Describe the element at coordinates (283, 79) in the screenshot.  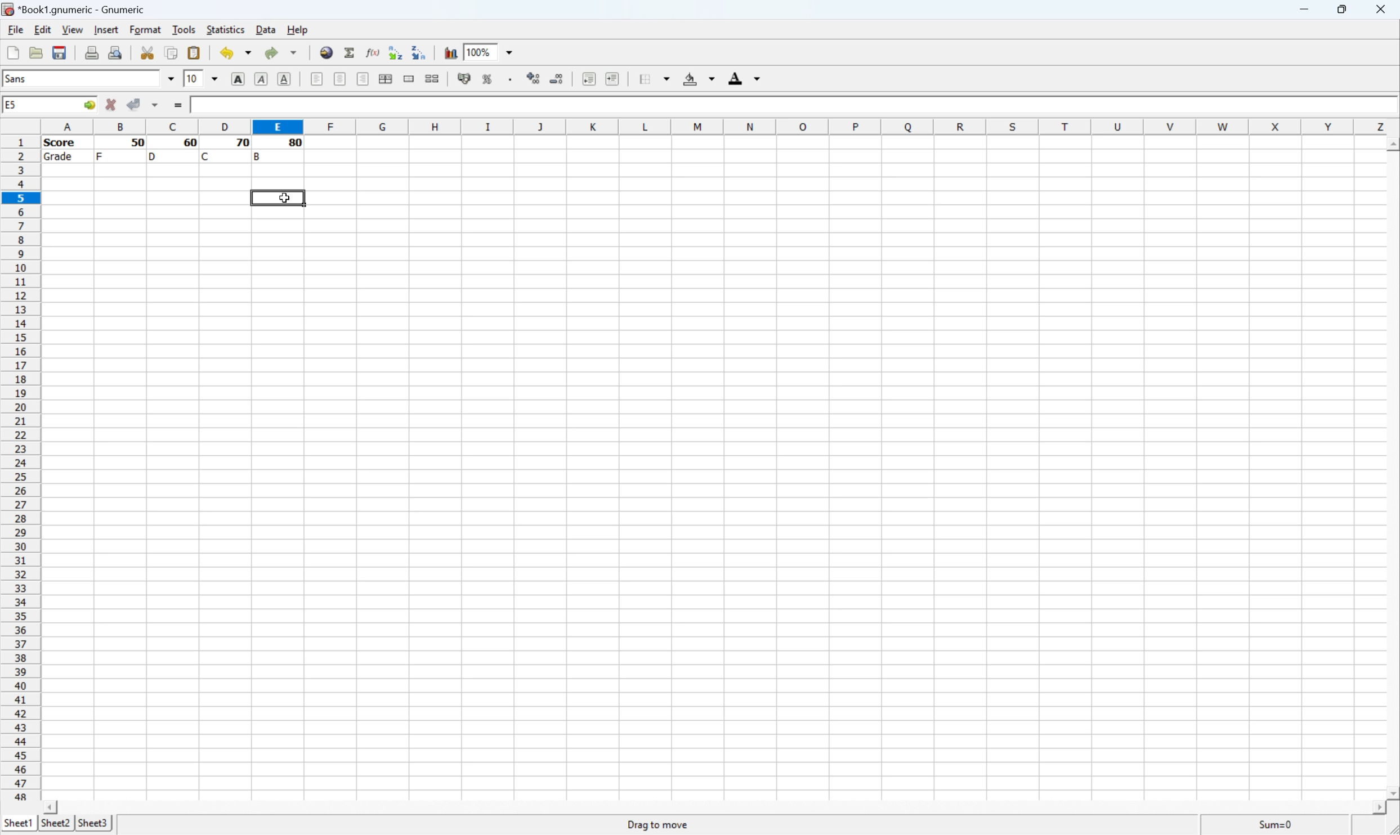
I see `Underline` at that location.